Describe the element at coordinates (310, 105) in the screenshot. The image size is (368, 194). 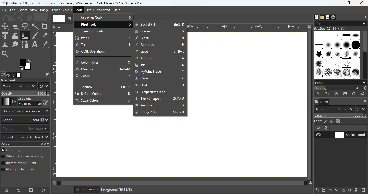
I see `Horizontal scroll bar` at that location.